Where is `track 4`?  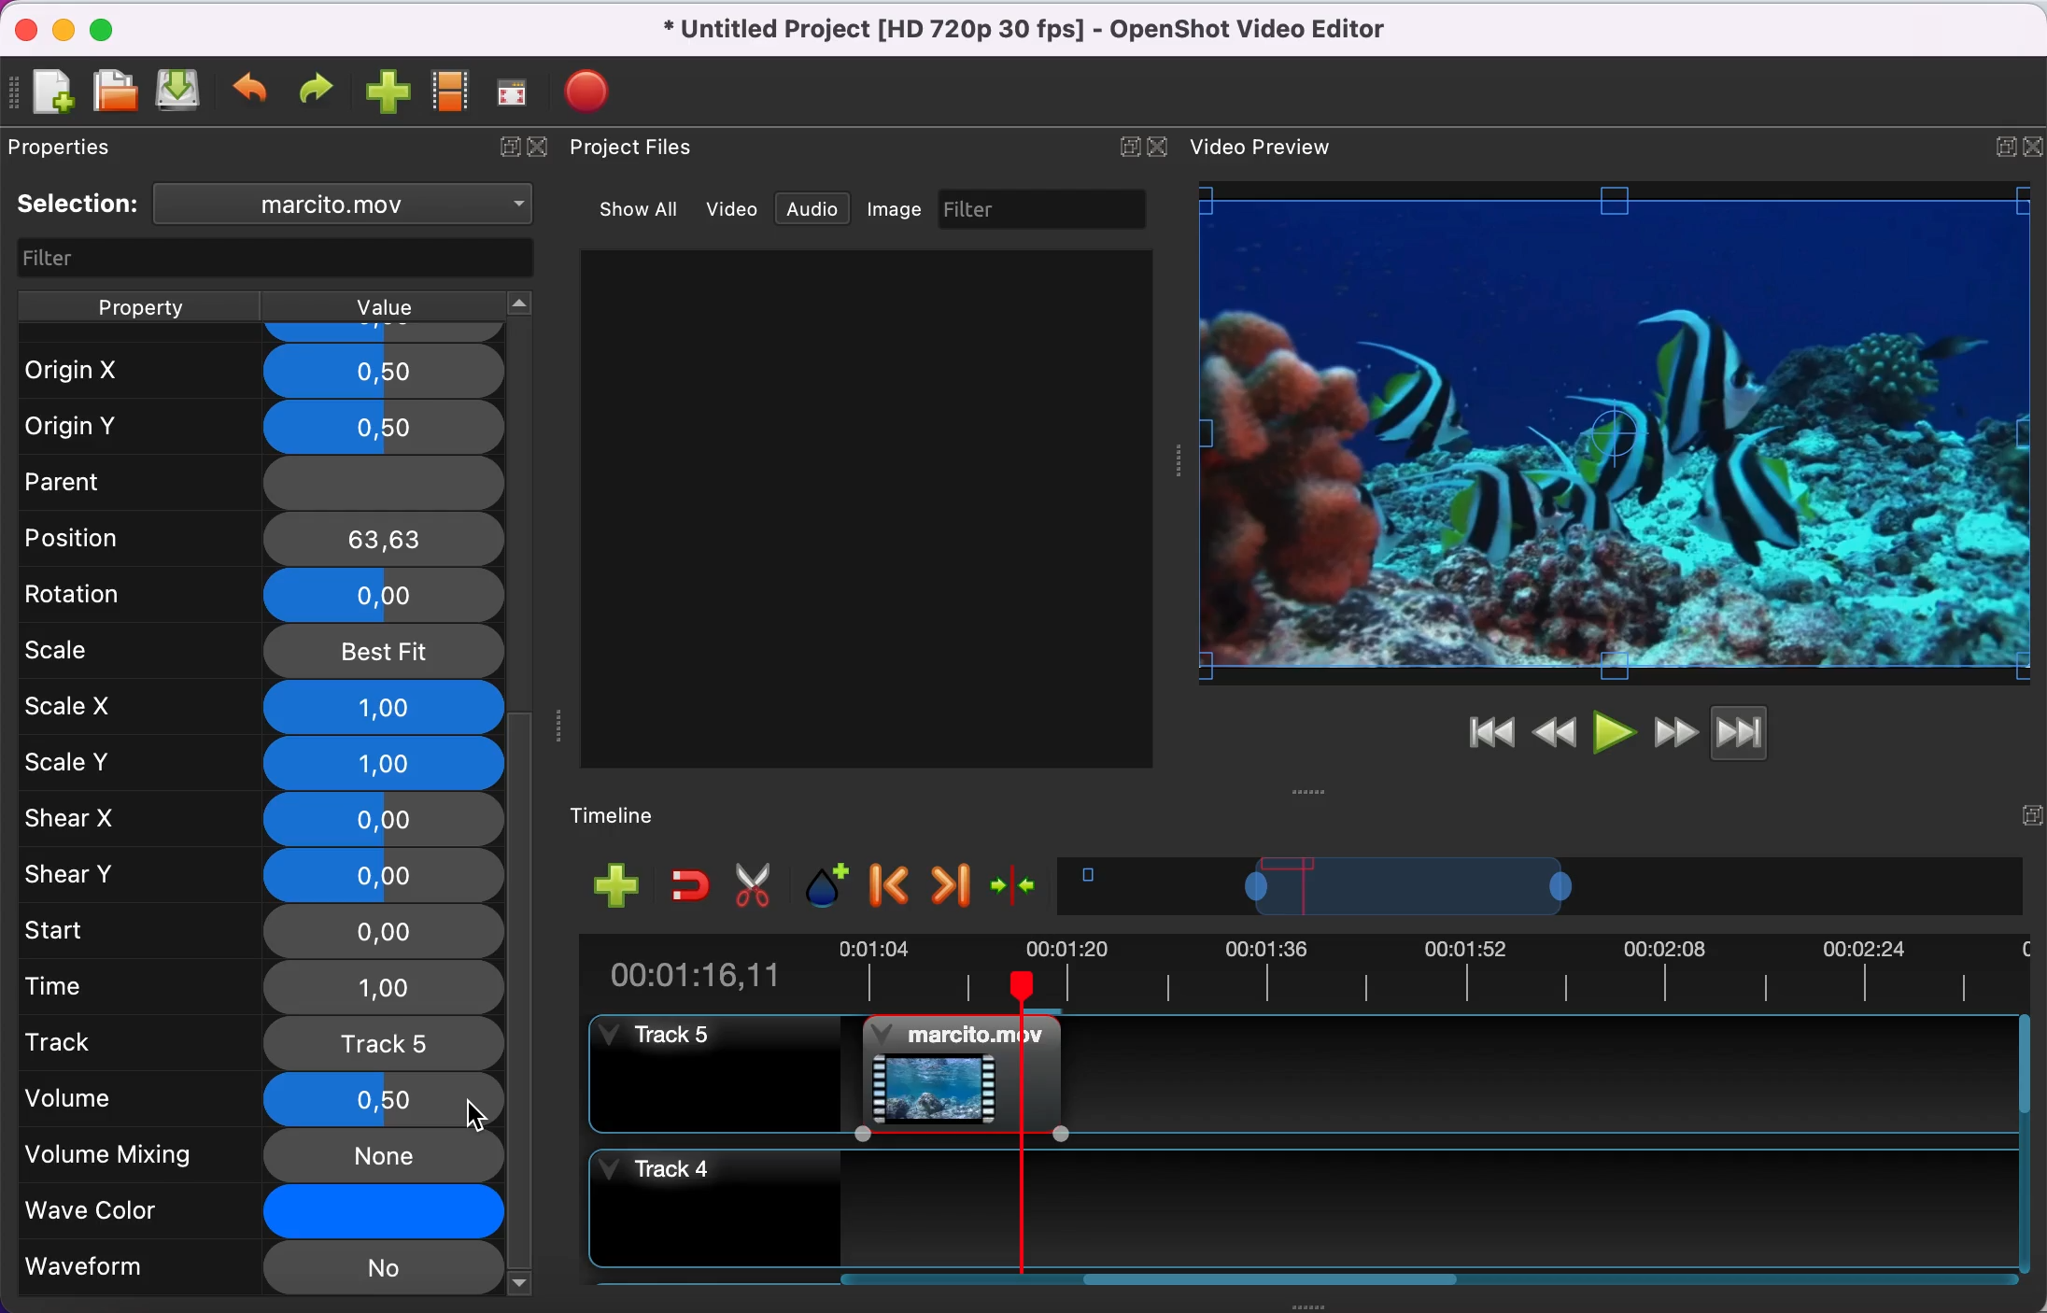 track 4 is located at coordinates (1305, 1205).